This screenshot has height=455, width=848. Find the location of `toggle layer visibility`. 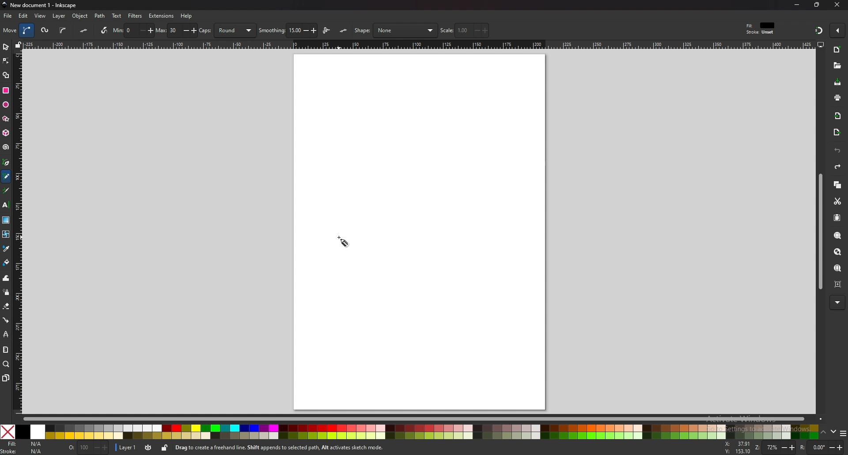

toggle layer visibility is located at coordinates (148, 448).